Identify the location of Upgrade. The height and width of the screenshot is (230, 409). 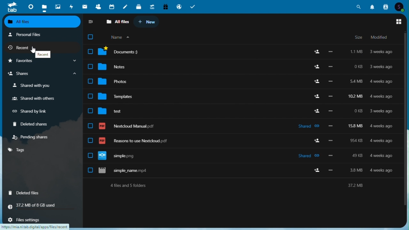
(152, 7).